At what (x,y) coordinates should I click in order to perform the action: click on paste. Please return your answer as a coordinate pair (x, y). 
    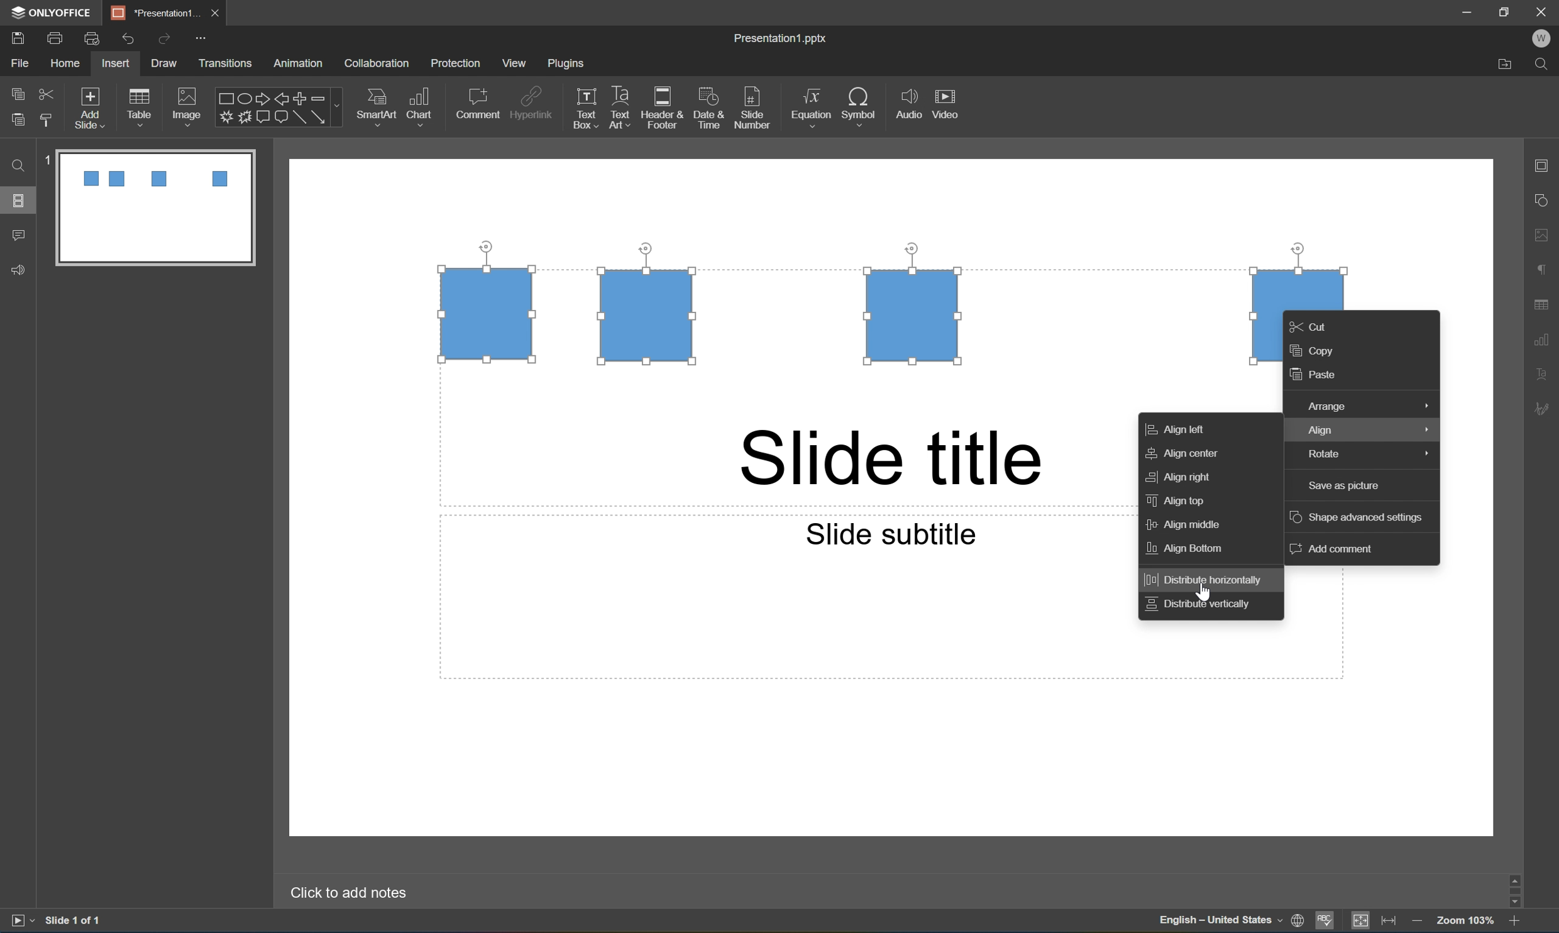
    Looking at the image, I should click on (1318, 377).